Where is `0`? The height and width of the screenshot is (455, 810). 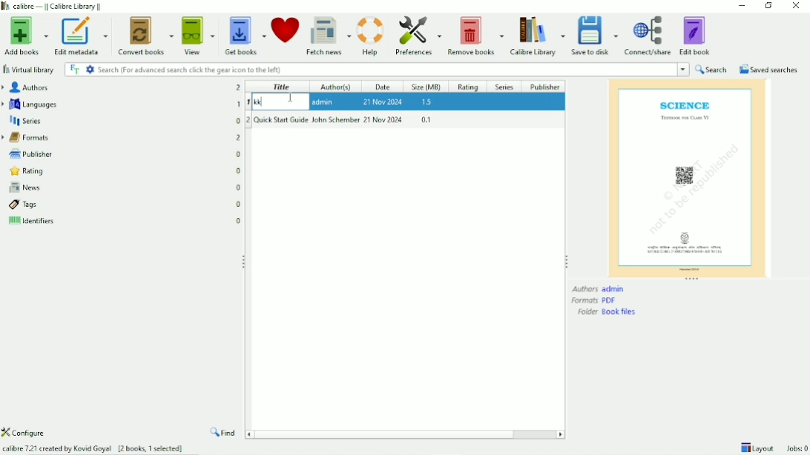 0 is located at coordinates (239, 187).